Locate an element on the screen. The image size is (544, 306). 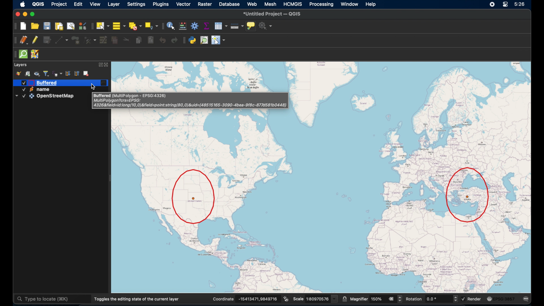
close is located at coordinates (108, 65).